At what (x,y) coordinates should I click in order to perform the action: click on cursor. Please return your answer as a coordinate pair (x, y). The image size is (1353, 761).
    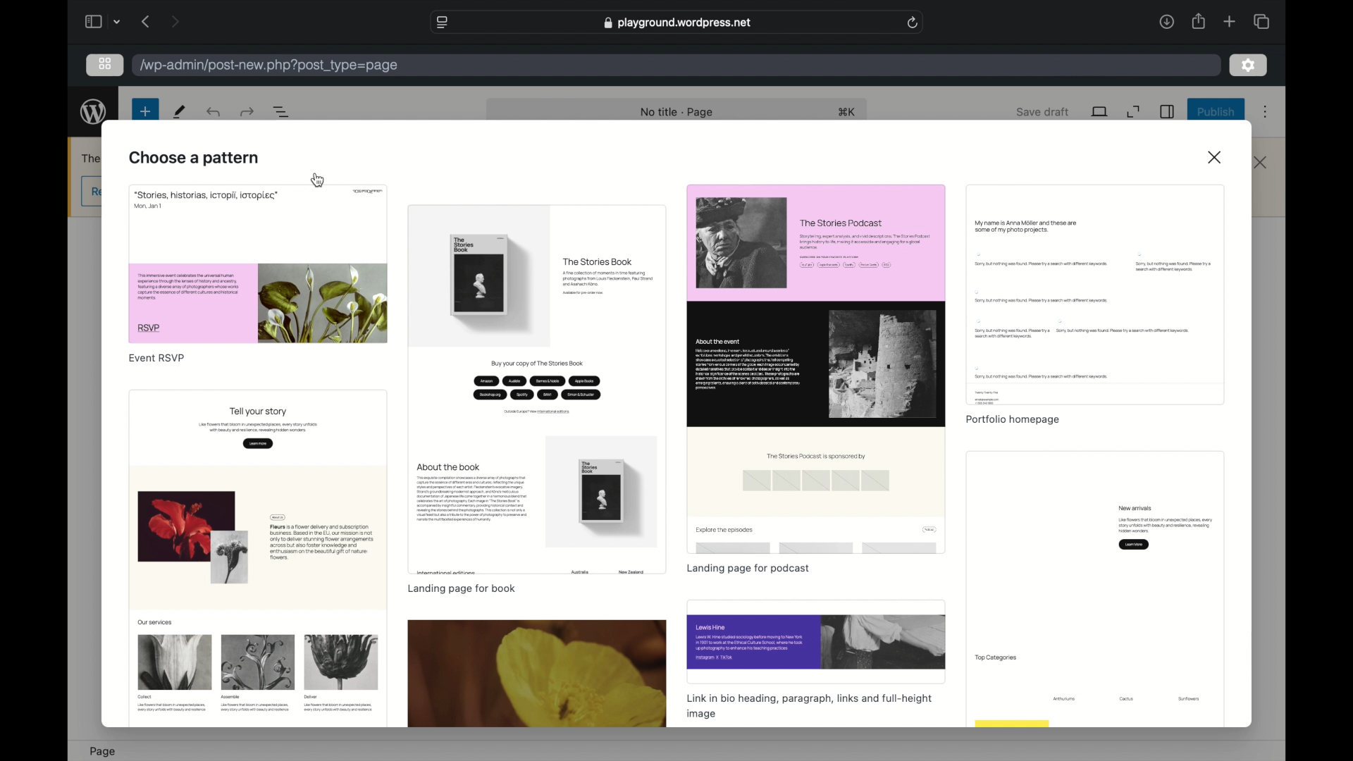
    Looking at the image, I should click on (318, 180).